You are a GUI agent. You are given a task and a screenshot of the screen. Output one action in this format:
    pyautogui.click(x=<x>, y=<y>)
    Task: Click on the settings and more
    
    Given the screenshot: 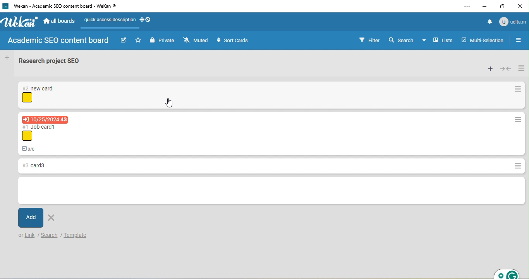 What is the action you would take?
    pyautogui.click(x=467, y=7)
    